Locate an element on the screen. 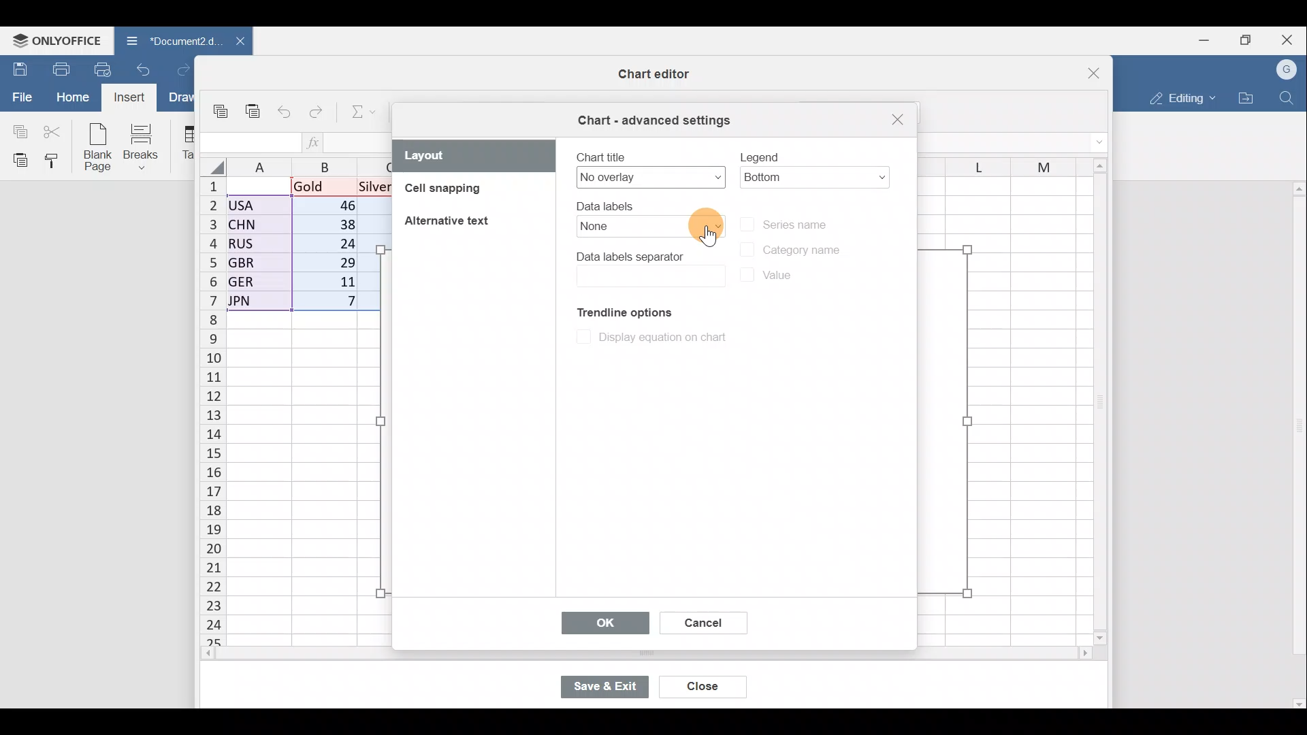 The height and width of the screenshot is (735, 1307). Cell snapping is located at coordinates (464, 191).